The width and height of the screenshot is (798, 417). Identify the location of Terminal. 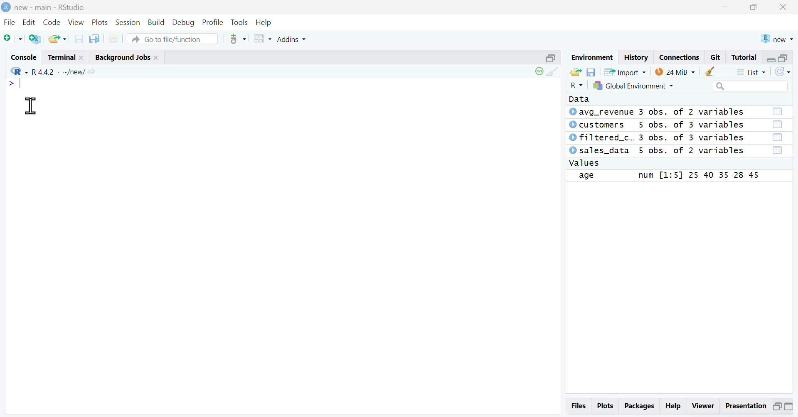
(66, 57).